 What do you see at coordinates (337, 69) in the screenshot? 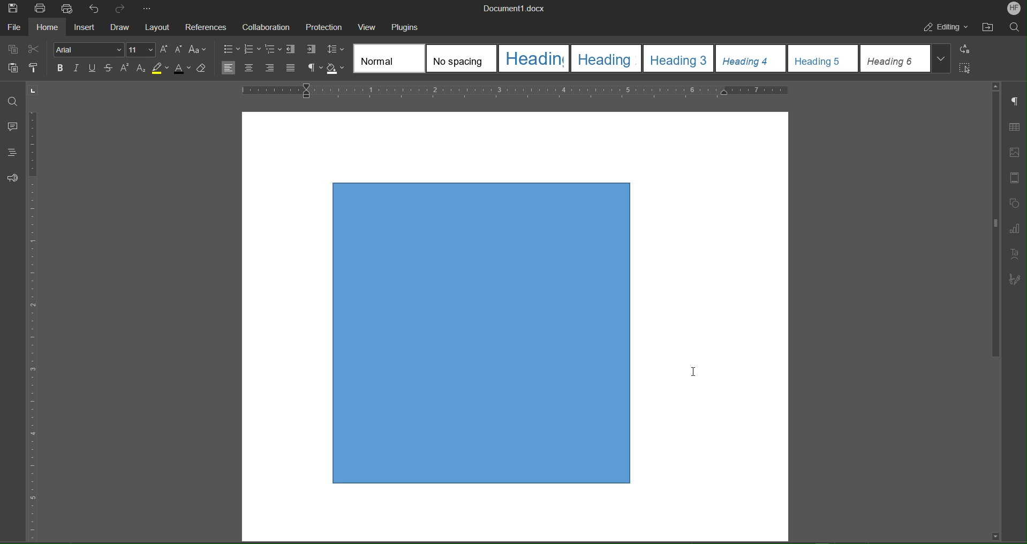
I see `Shadow` at bounding box center [337, 69].